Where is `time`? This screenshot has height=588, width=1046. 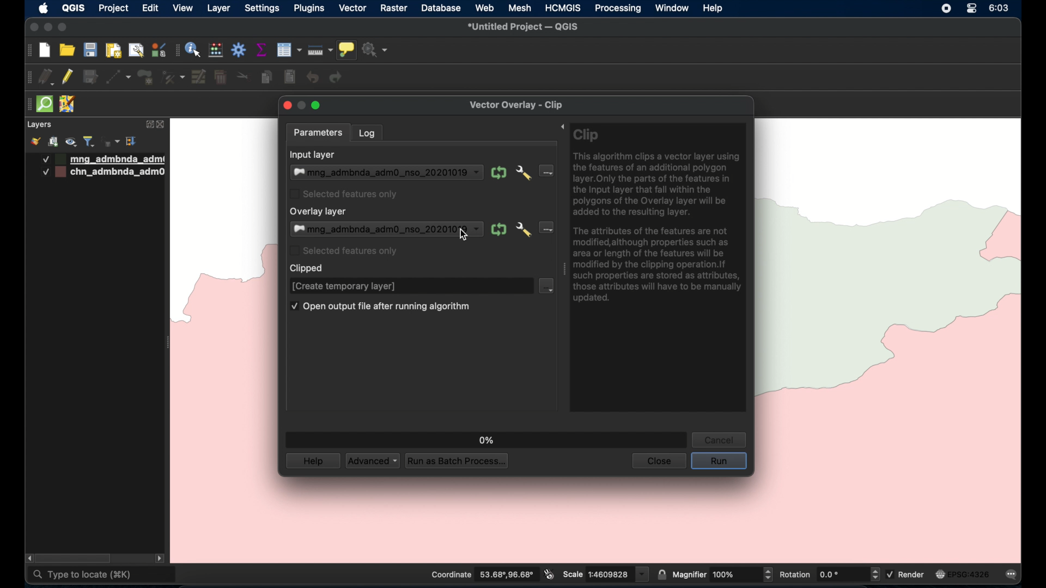 time is located at coordinates (1000, 8).